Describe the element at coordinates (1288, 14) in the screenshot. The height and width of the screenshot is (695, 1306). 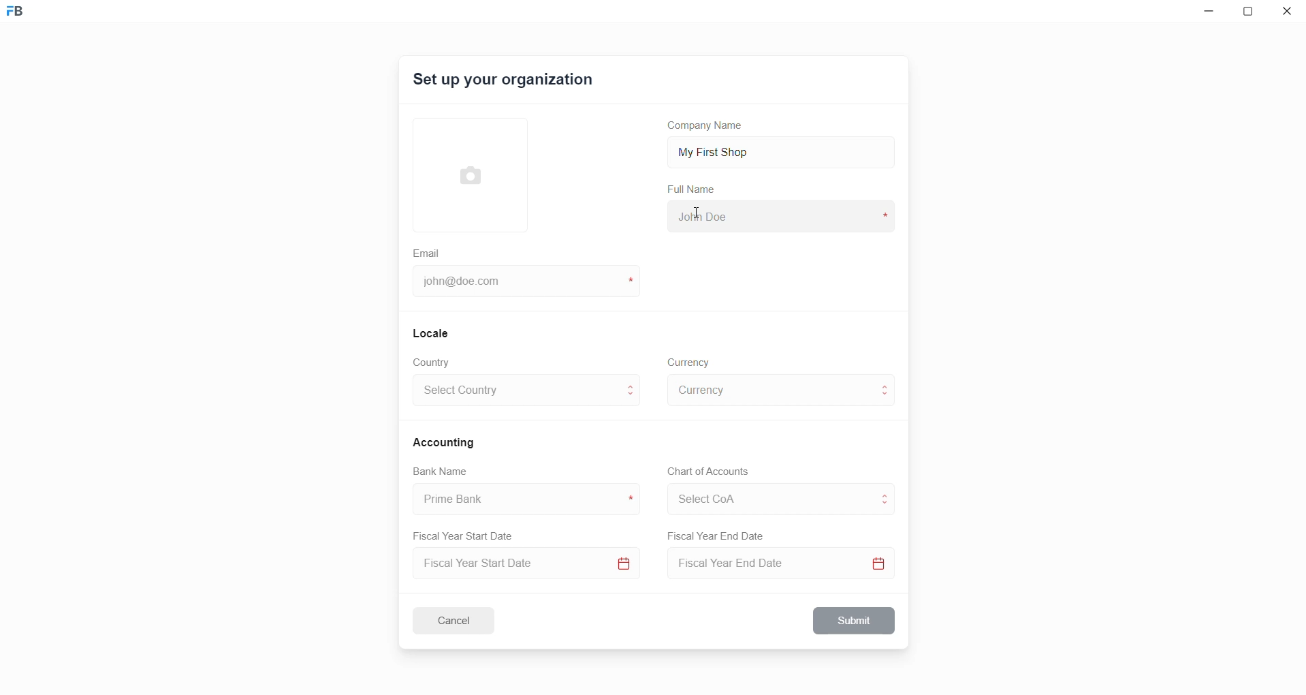
I see `close` at that location.